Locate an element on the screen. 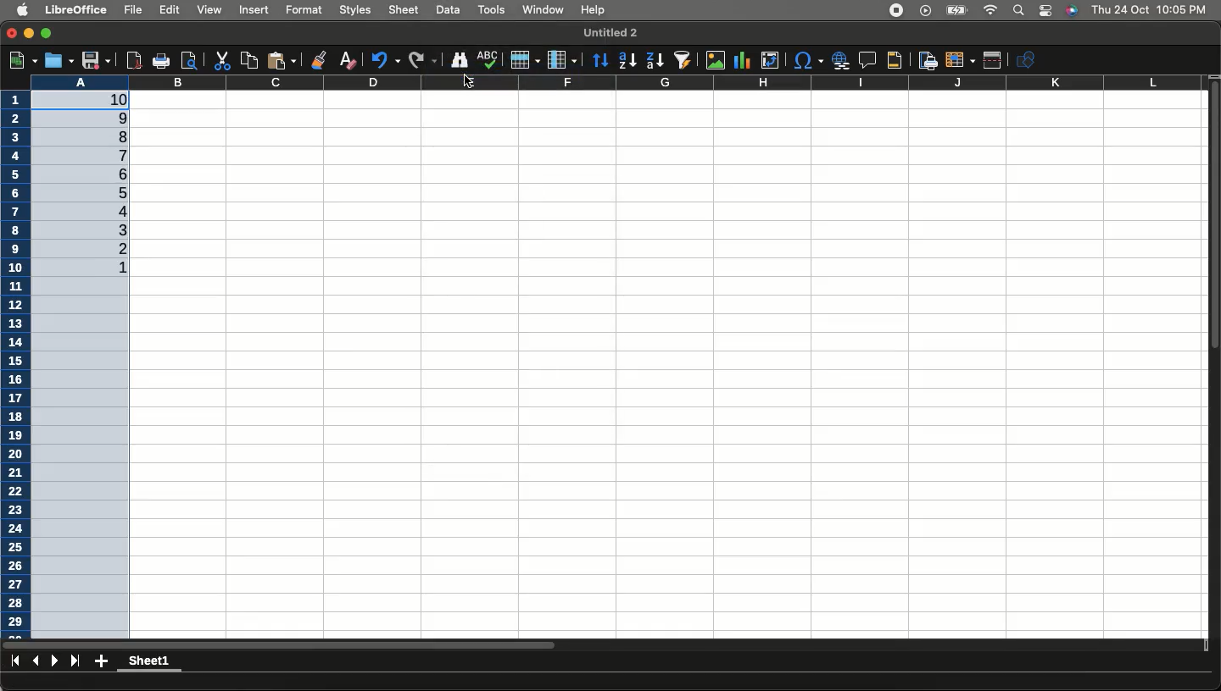 This screenshot has height=691, width=1221. Show draw functions is located at coordinates (1029, 59).